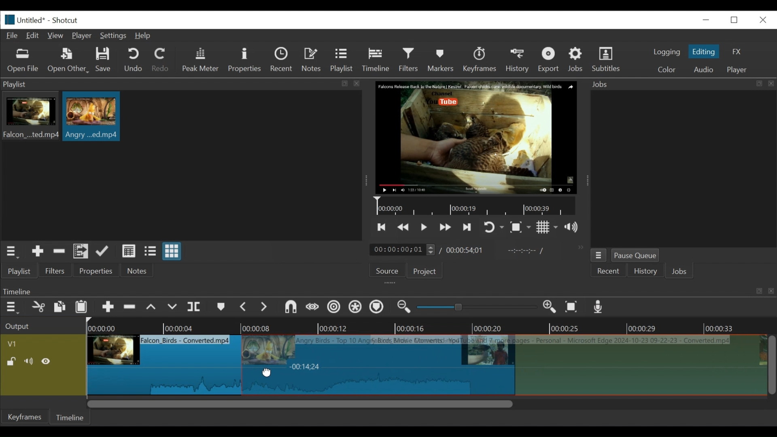 The image size is (777, 437). What do you see at coordinates (30, 361) in the screenshot?
I see `Mute` at bounding box center [30, 361].